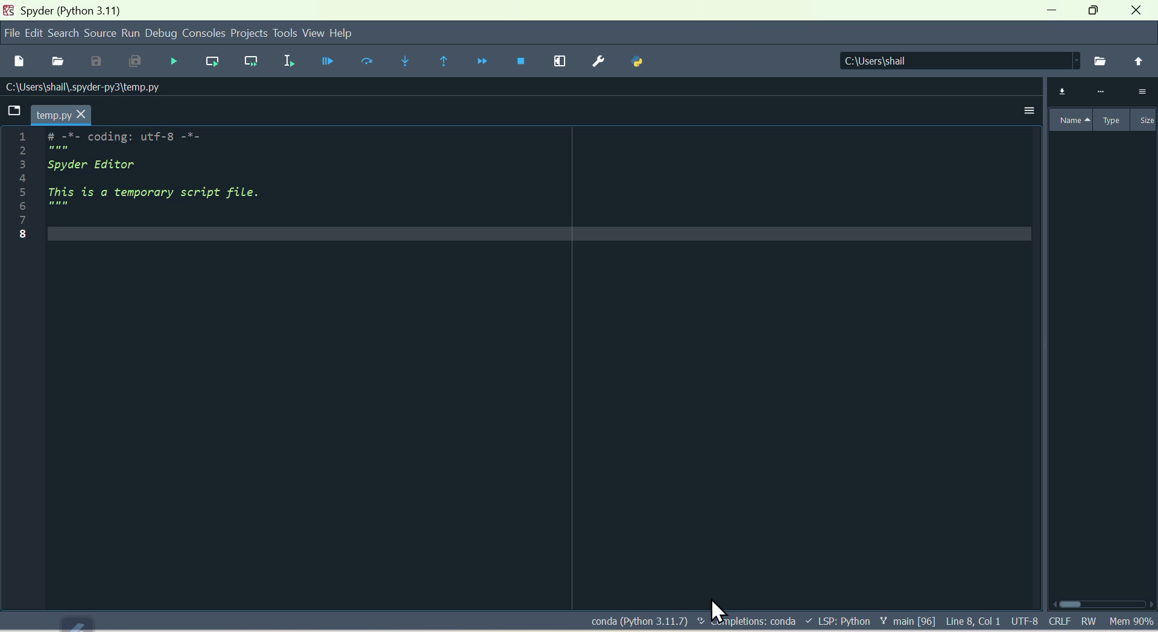  I want to click on , so click(35, 31).